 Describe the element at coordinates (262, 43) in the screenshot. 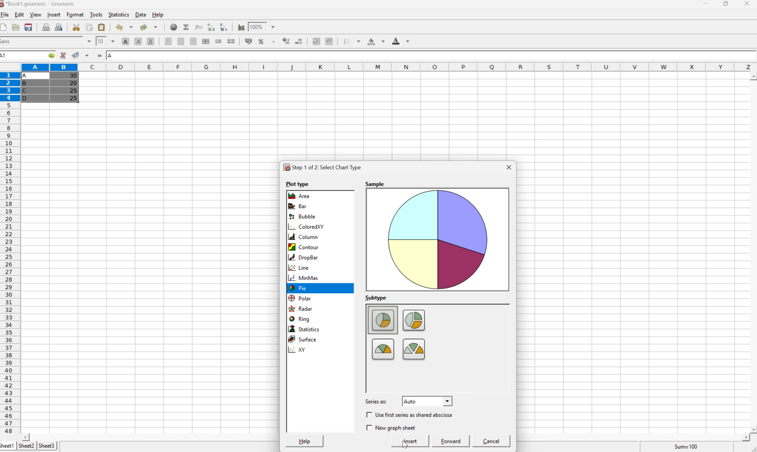

I see `Format selection as percentage` at that location.